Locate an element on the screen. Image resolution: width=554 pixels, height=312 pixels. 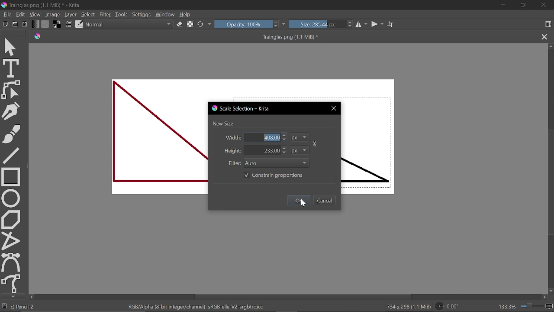
Size: 285.44 px is located at coordinates (321, 24).